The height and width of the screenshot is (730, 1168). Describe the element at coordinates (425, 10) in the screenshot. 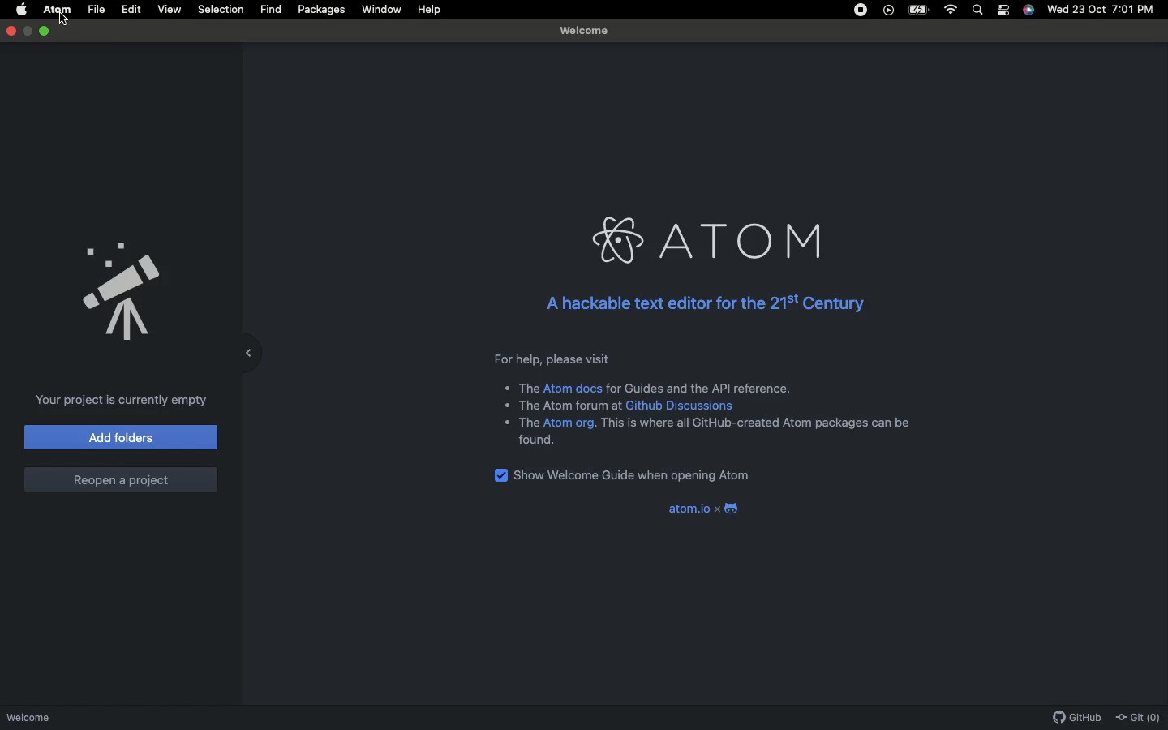

I see `Help` at that location.